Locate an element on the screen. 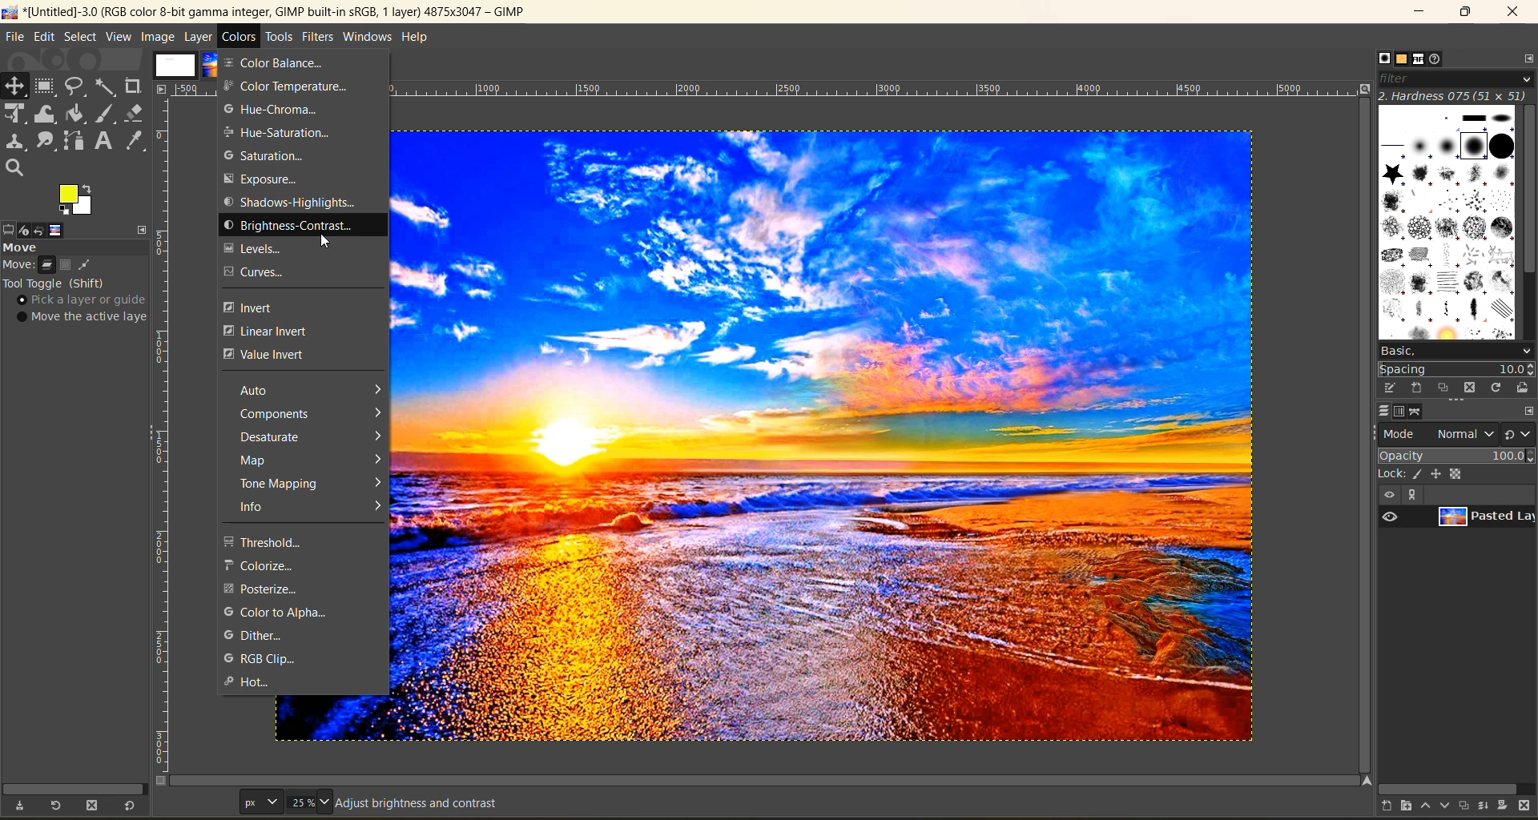 The height and width of the screenshot is (820, 1538). saturation is located at coordinates (268, 155).